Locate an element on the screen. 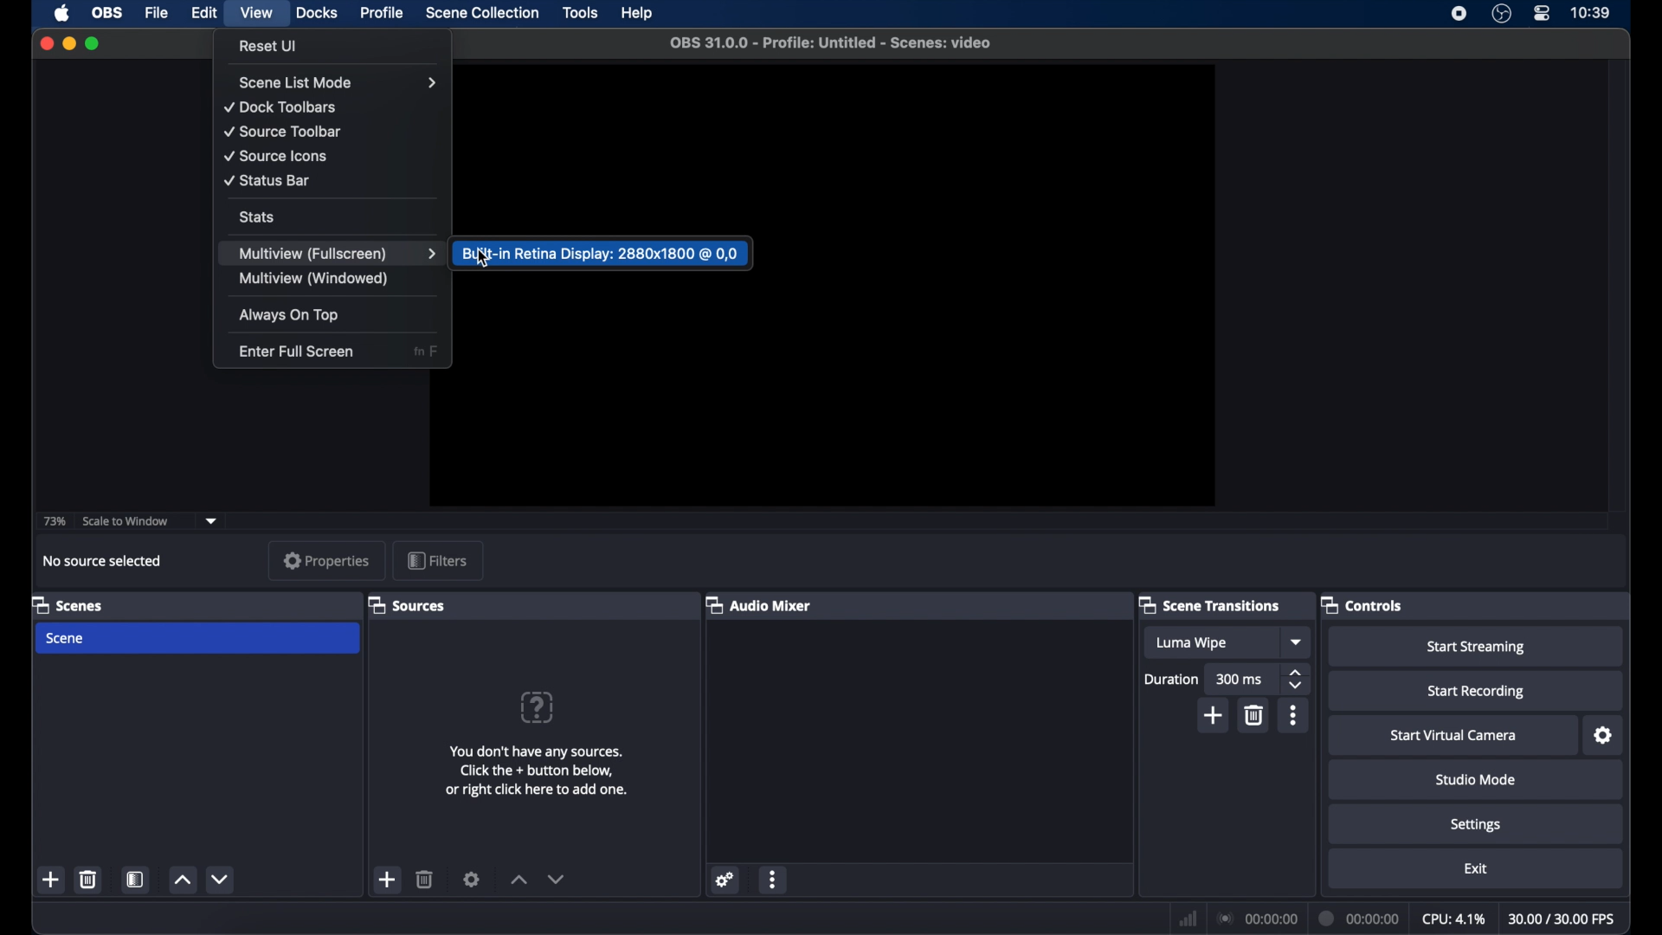  help is located at coordinates (635, 14).